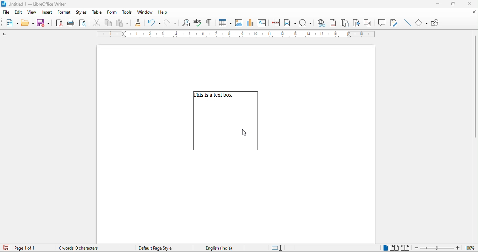  Describe the element at coordinates (262, 22) in the screenshot. I see `text box` at that location.